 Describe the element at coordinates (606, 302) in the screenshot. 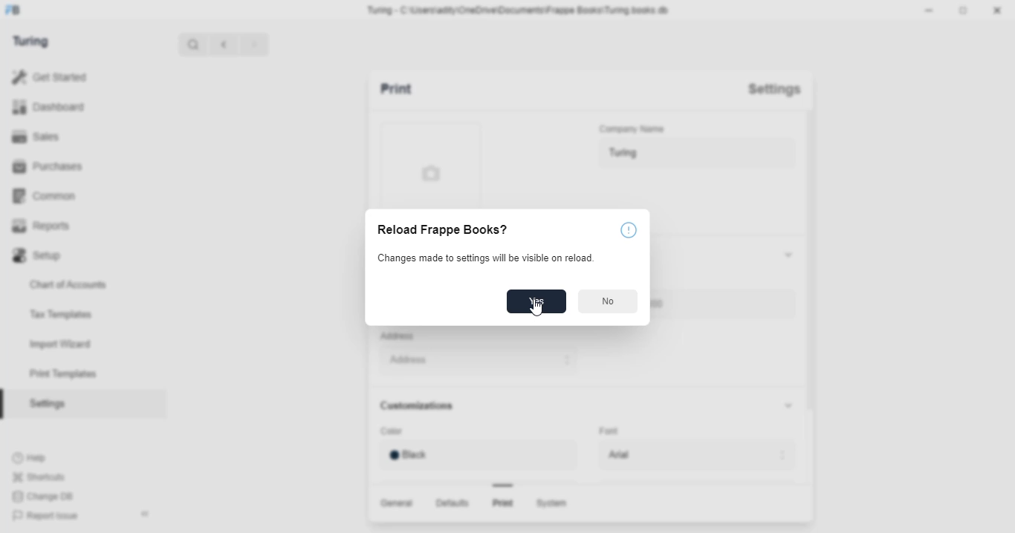

I see `No` at that location.